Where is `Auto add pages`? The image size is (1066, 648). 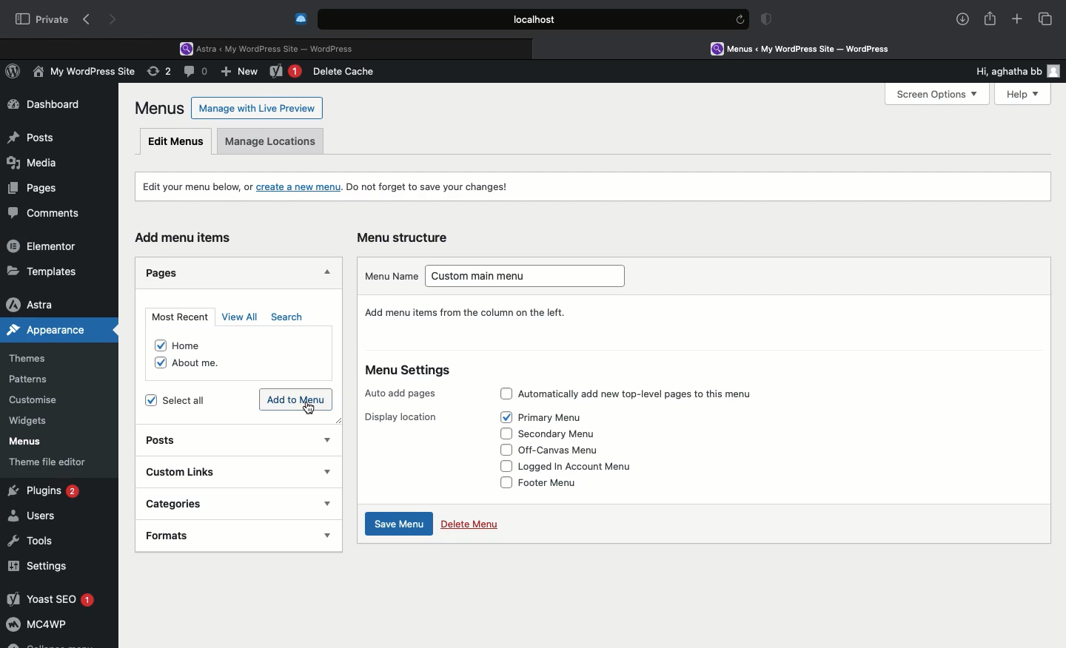
Auto add pages is located at coordinates (403, 390).